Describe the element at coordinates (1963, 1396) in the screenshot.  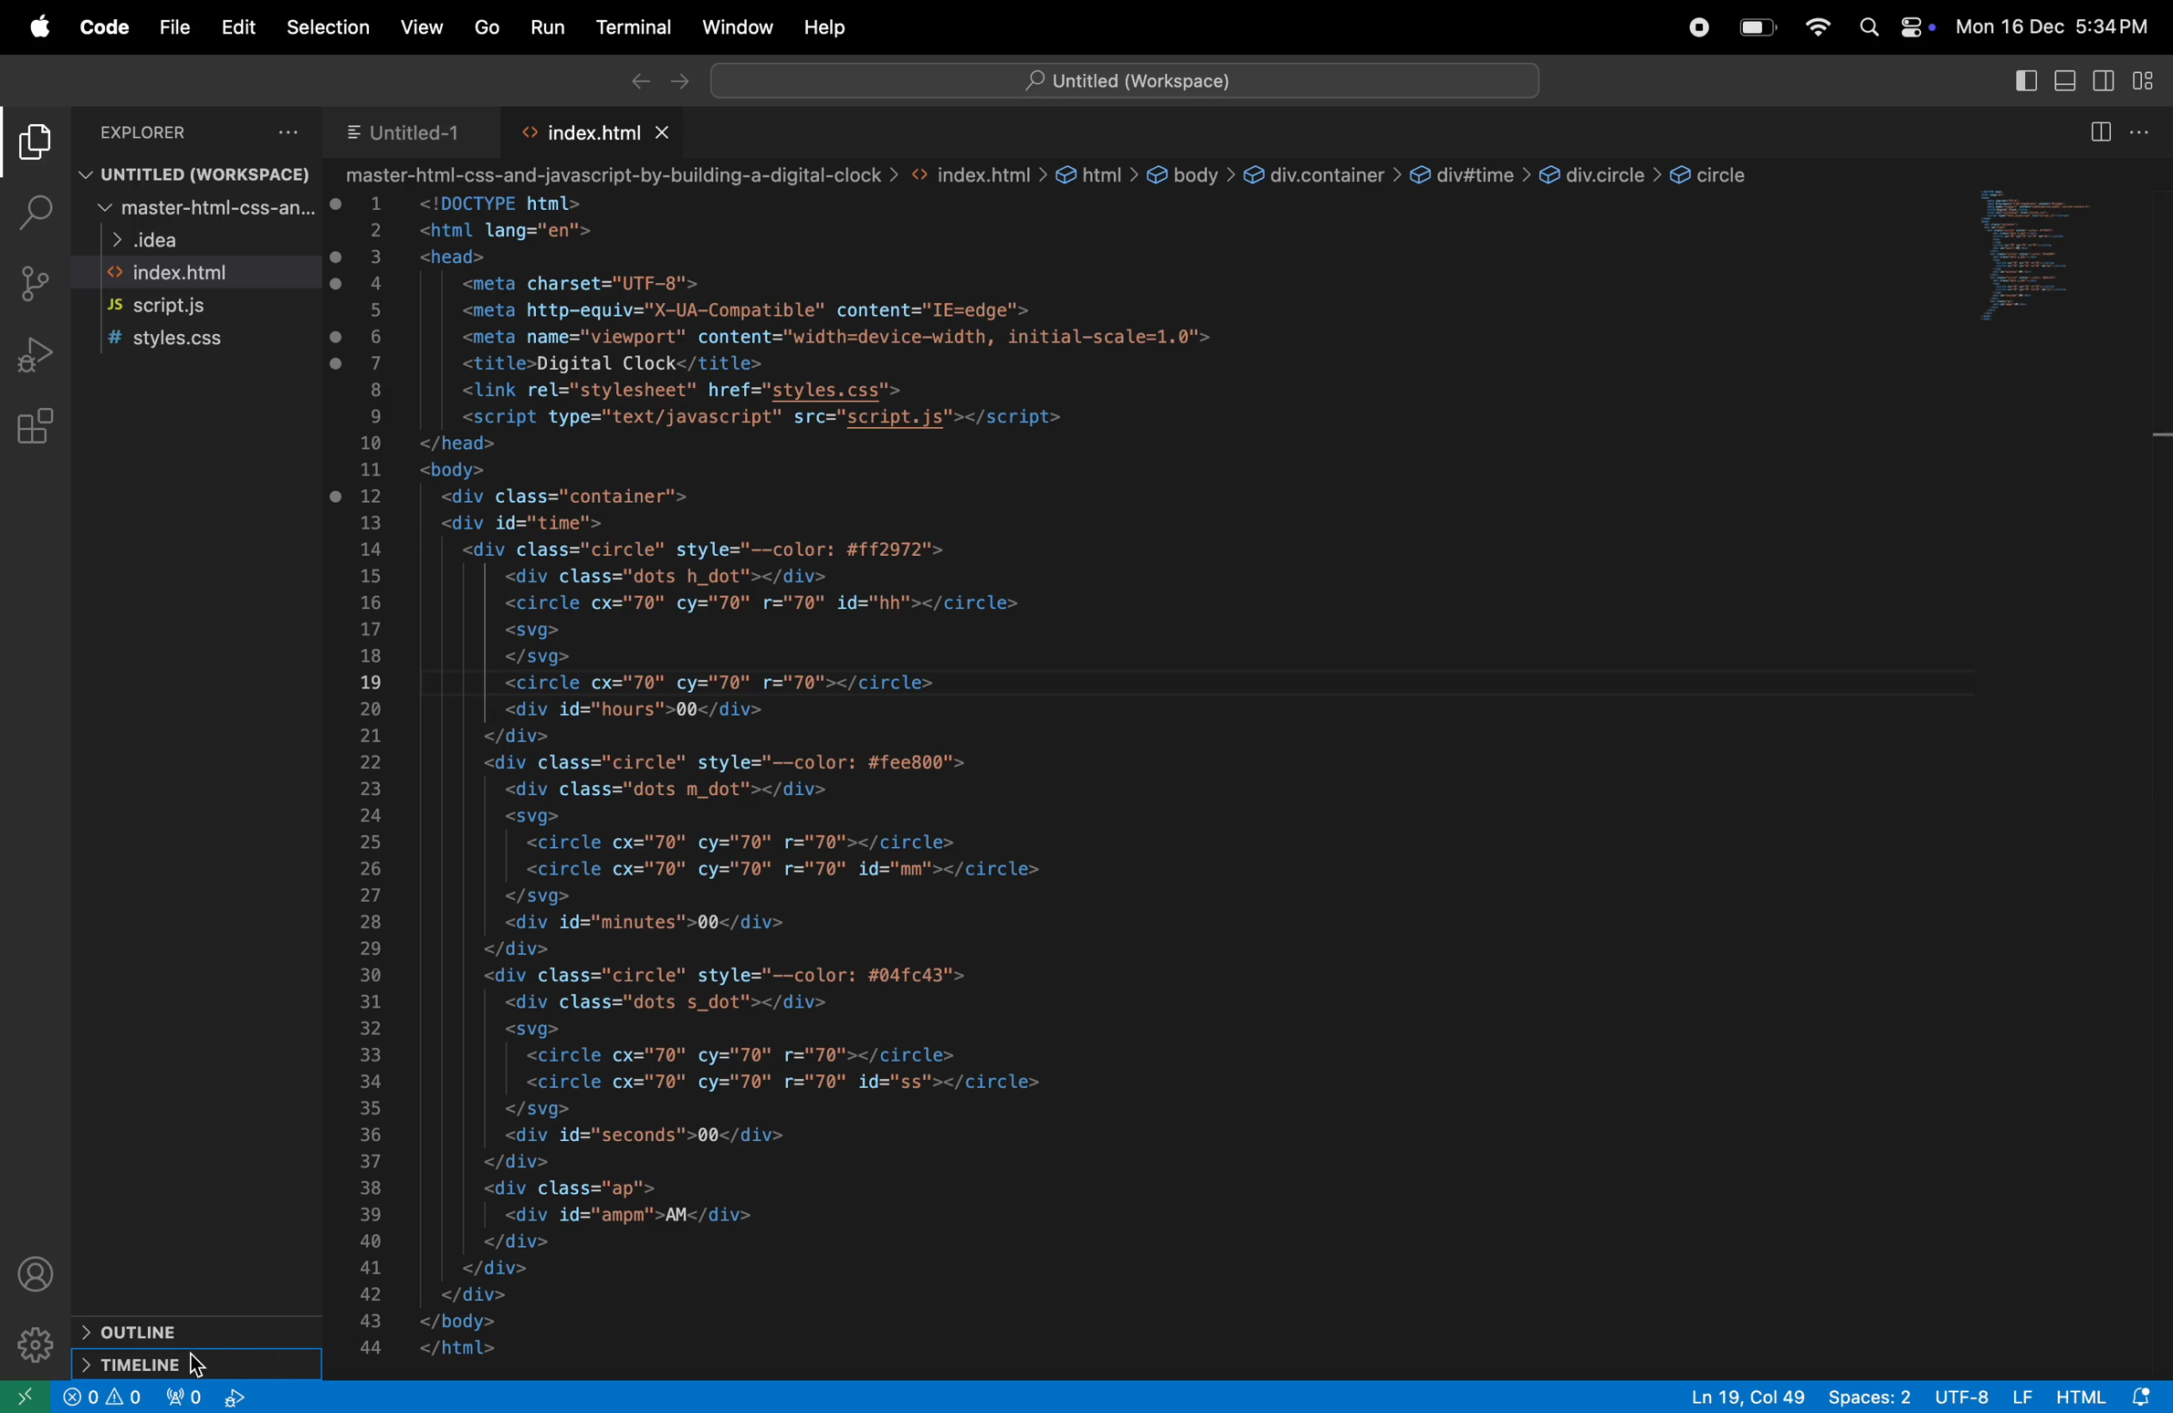
I see `utf -8` at that location.